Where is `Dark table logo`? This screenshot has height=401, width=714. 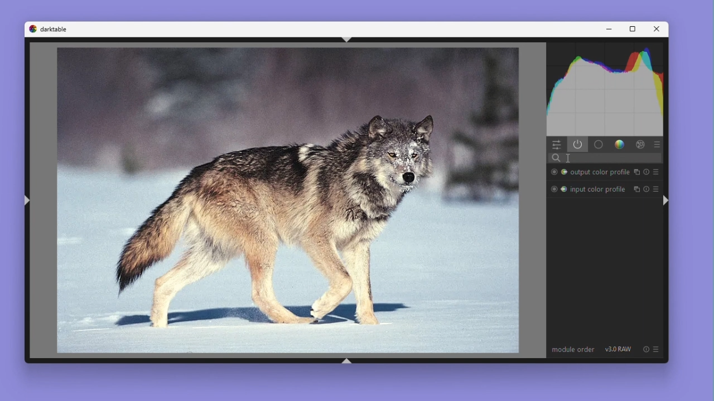 Dark table logo is located at coordinates (49, 29).